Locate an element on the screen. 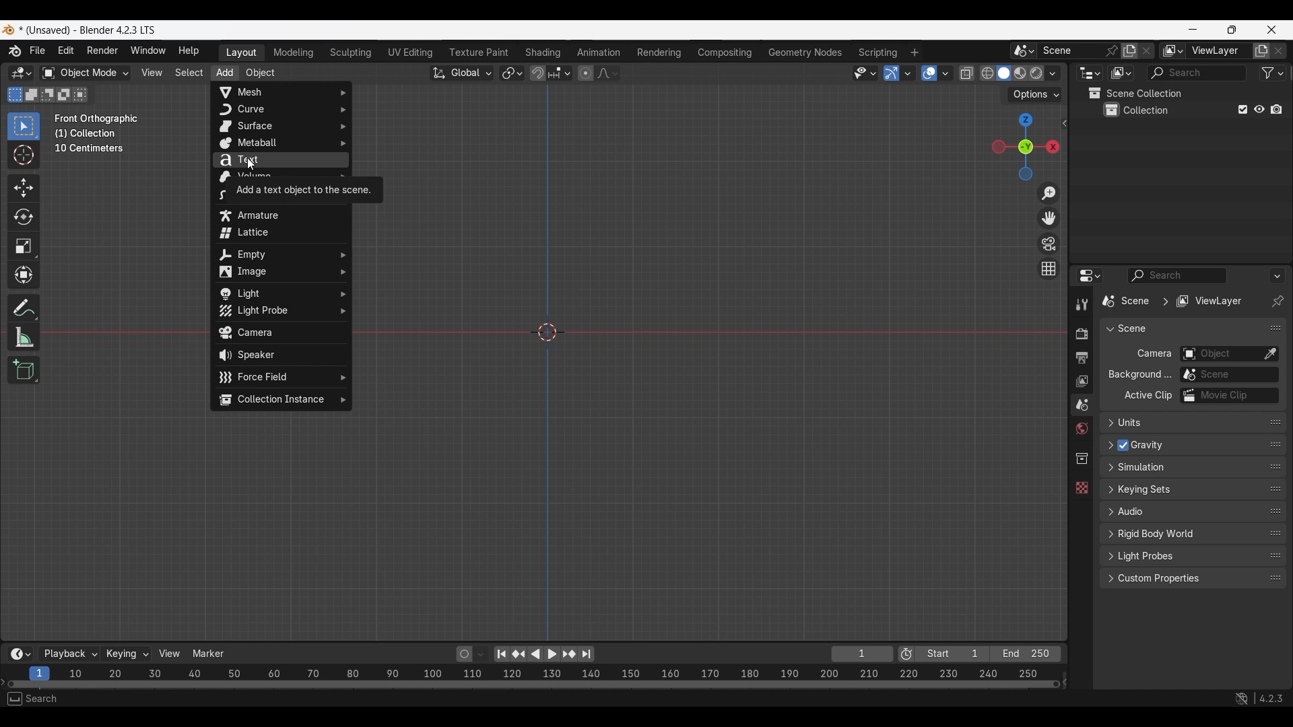  Show interface in a smaller tab is located at coordinates (1232, 30).